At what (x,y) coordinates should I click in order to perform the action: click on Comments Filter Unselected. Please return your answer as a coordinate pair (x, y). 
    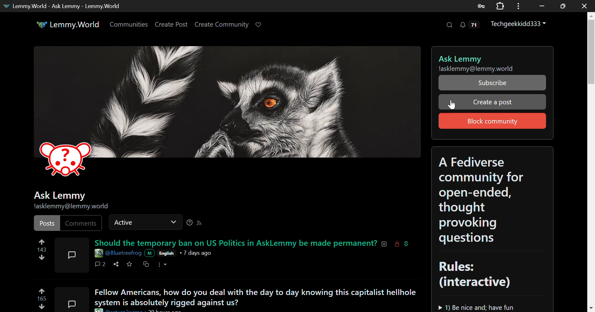
    Looking at the image, I should click on (82, 223).